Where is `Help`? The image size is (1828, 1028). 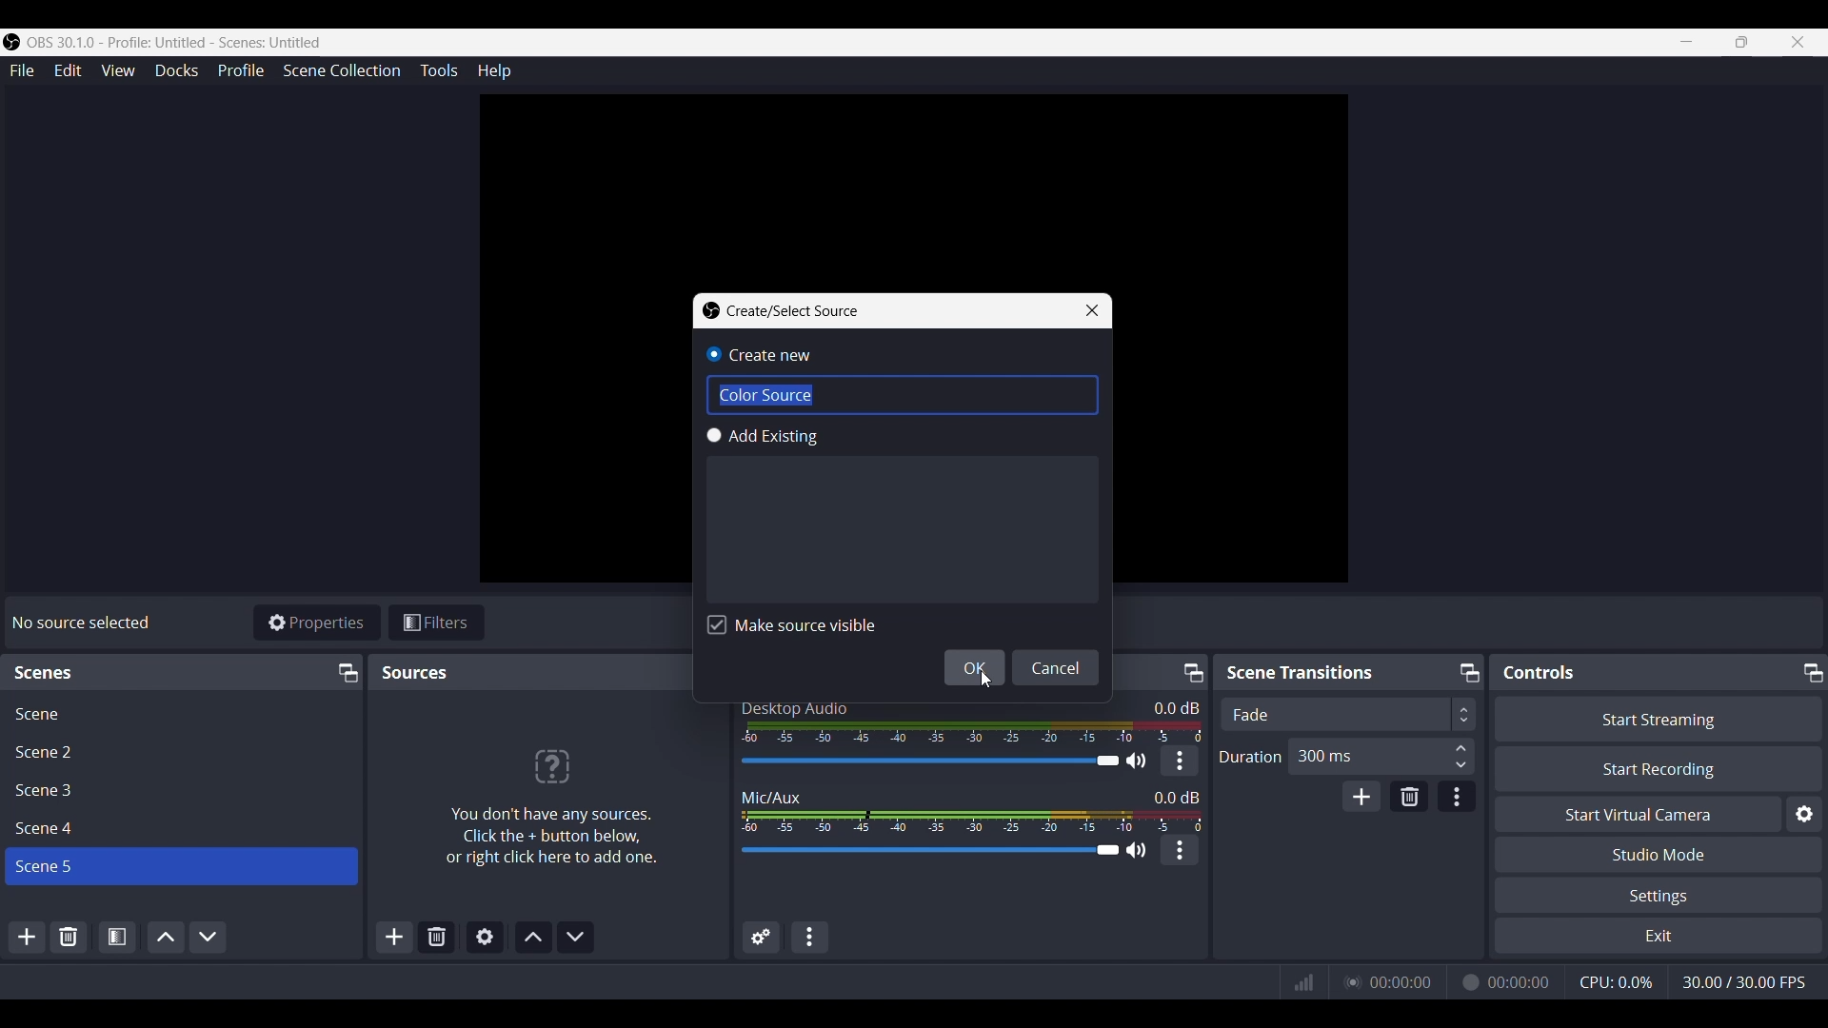
Help is located at coordinates (492, 69).